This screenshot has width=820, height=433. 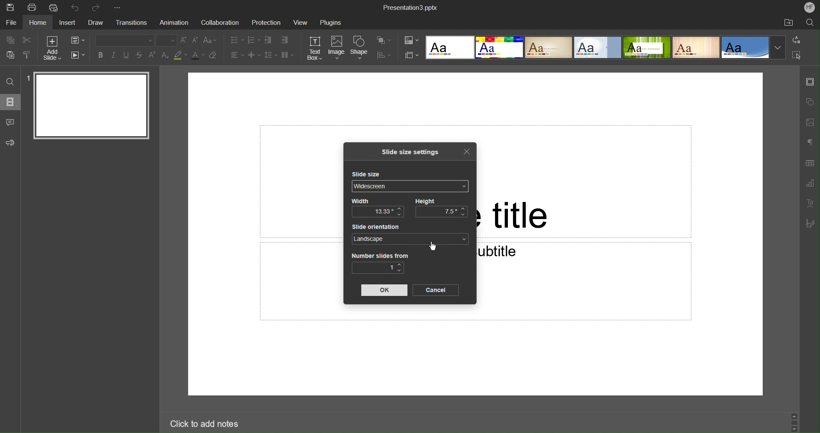 I want to click on Protection, so click(x=268, y=23).